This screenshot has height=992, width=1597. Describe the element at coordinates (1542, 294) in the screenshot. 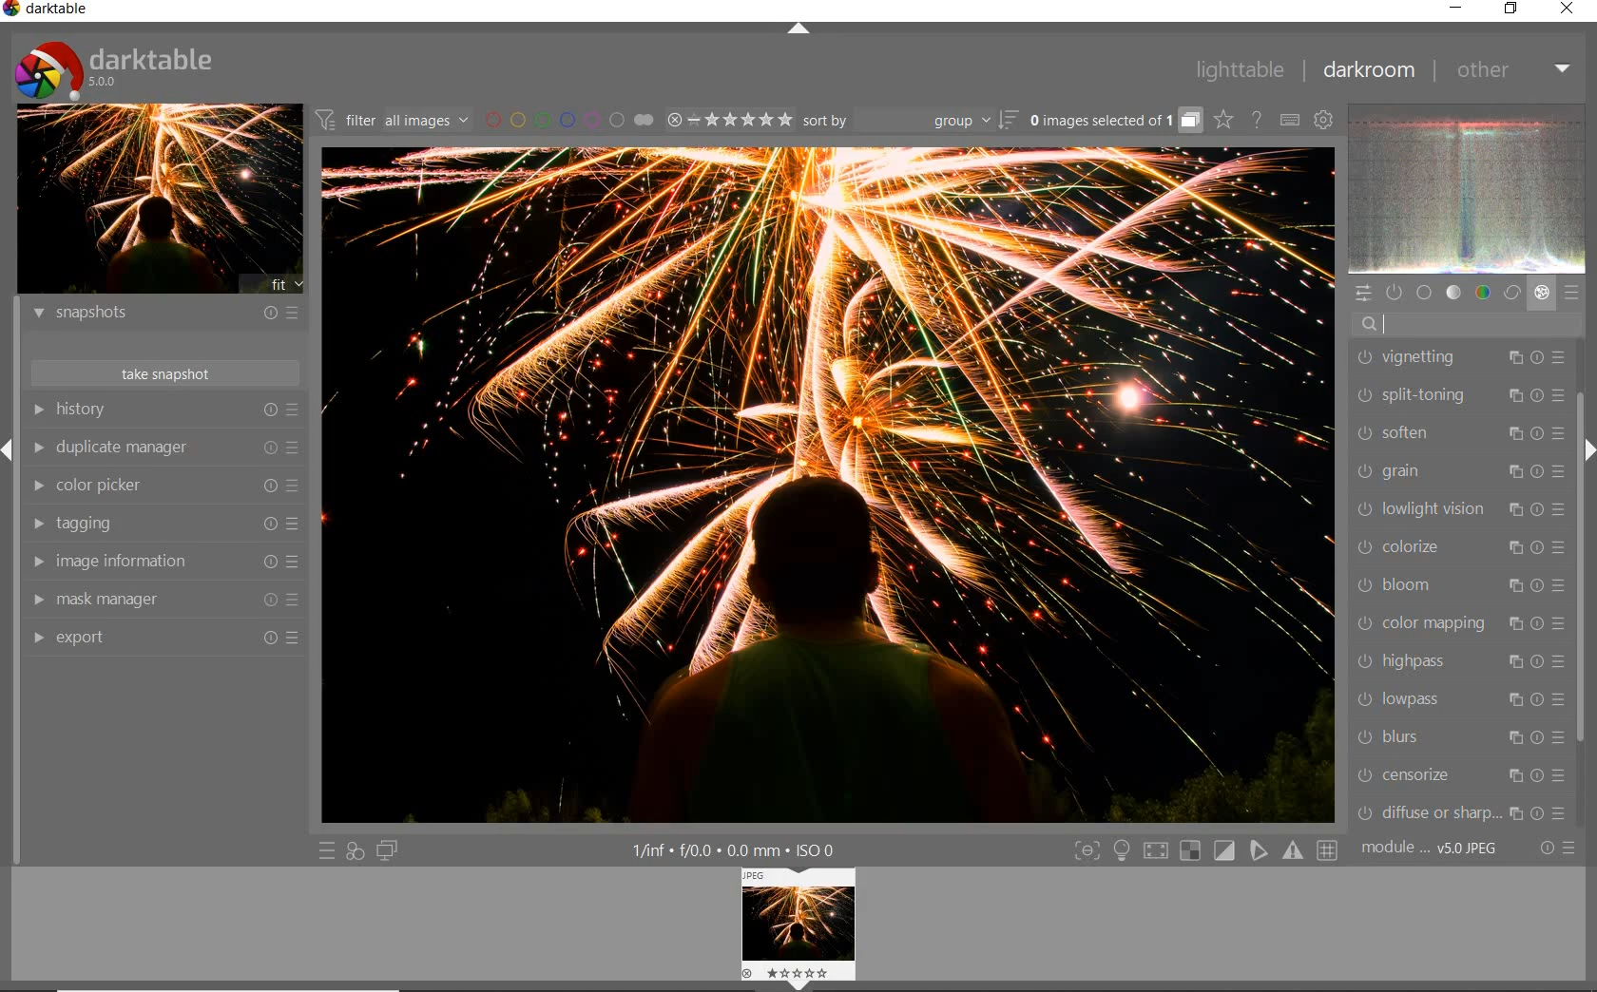

I see `effect` at that location.